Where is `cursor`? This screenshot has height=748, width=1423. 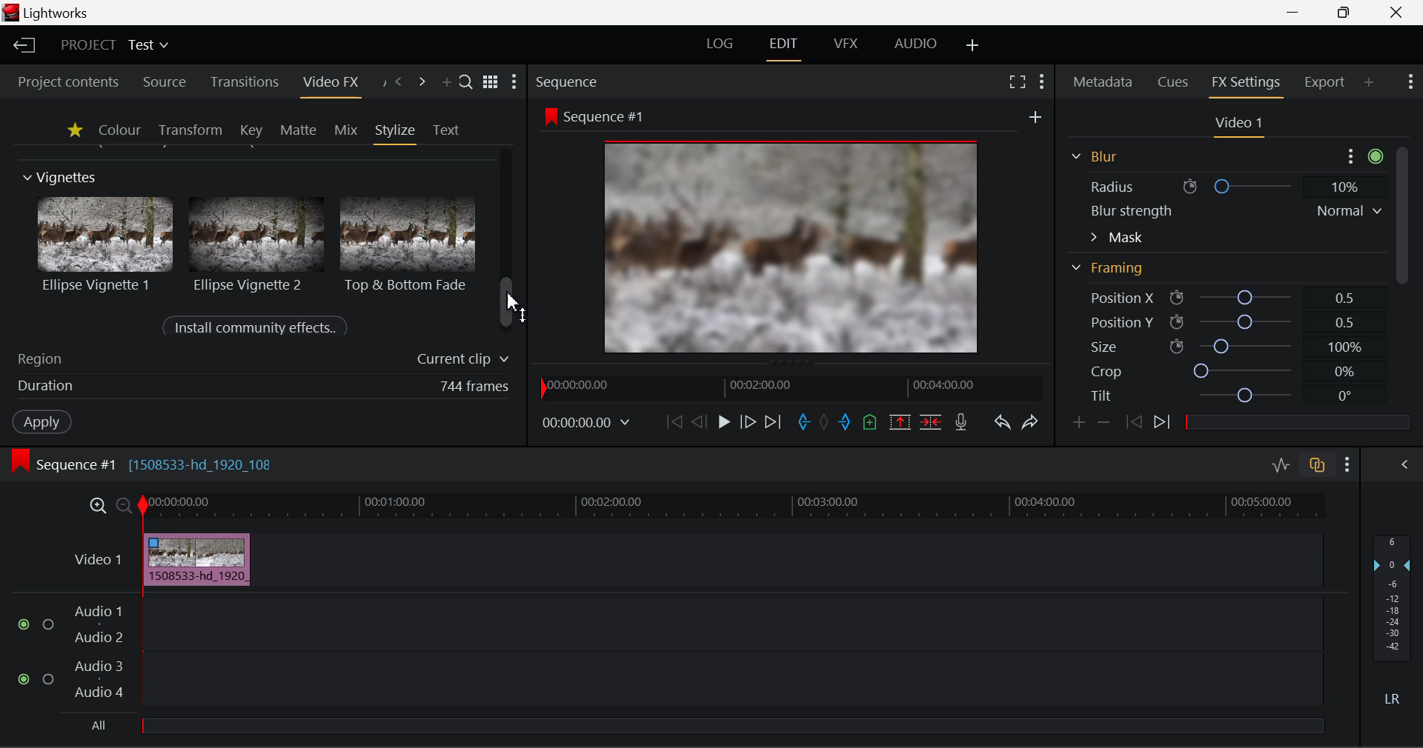
cursor is located at coordinates (514, 301).